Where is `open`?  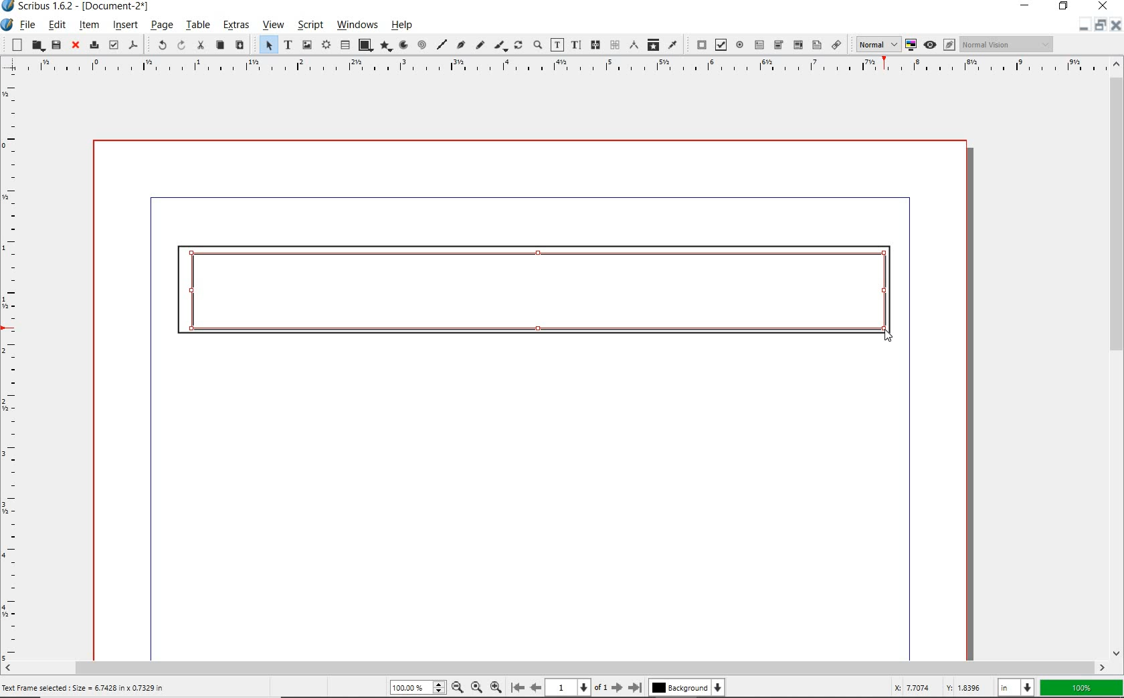 open is located at coordinates (36, 45).